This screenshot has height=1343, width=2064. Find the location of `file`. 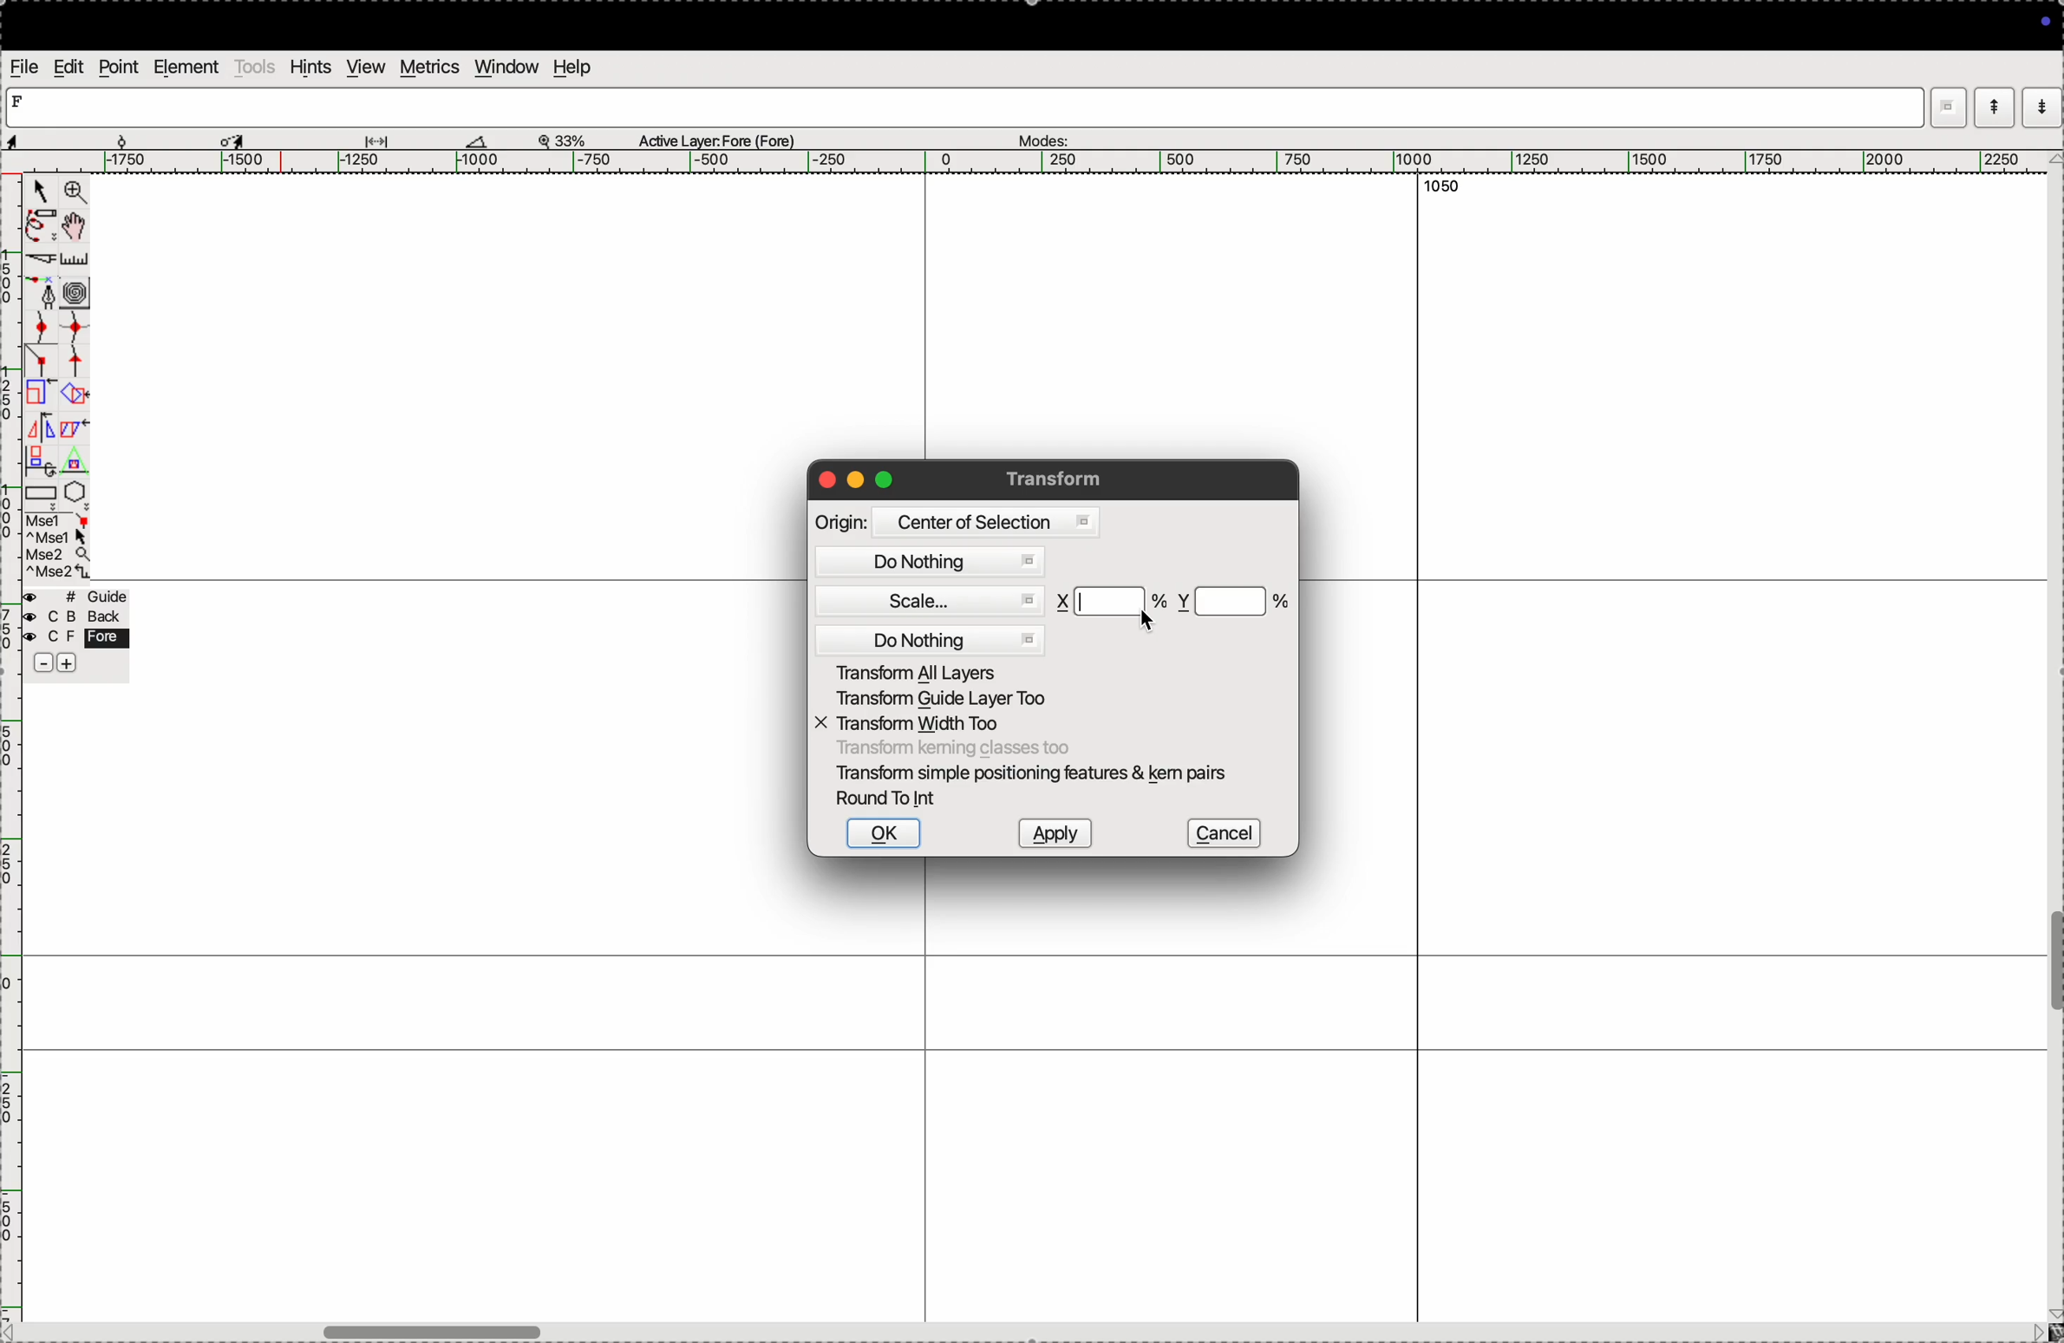

file is located at coordinates (26, 67).